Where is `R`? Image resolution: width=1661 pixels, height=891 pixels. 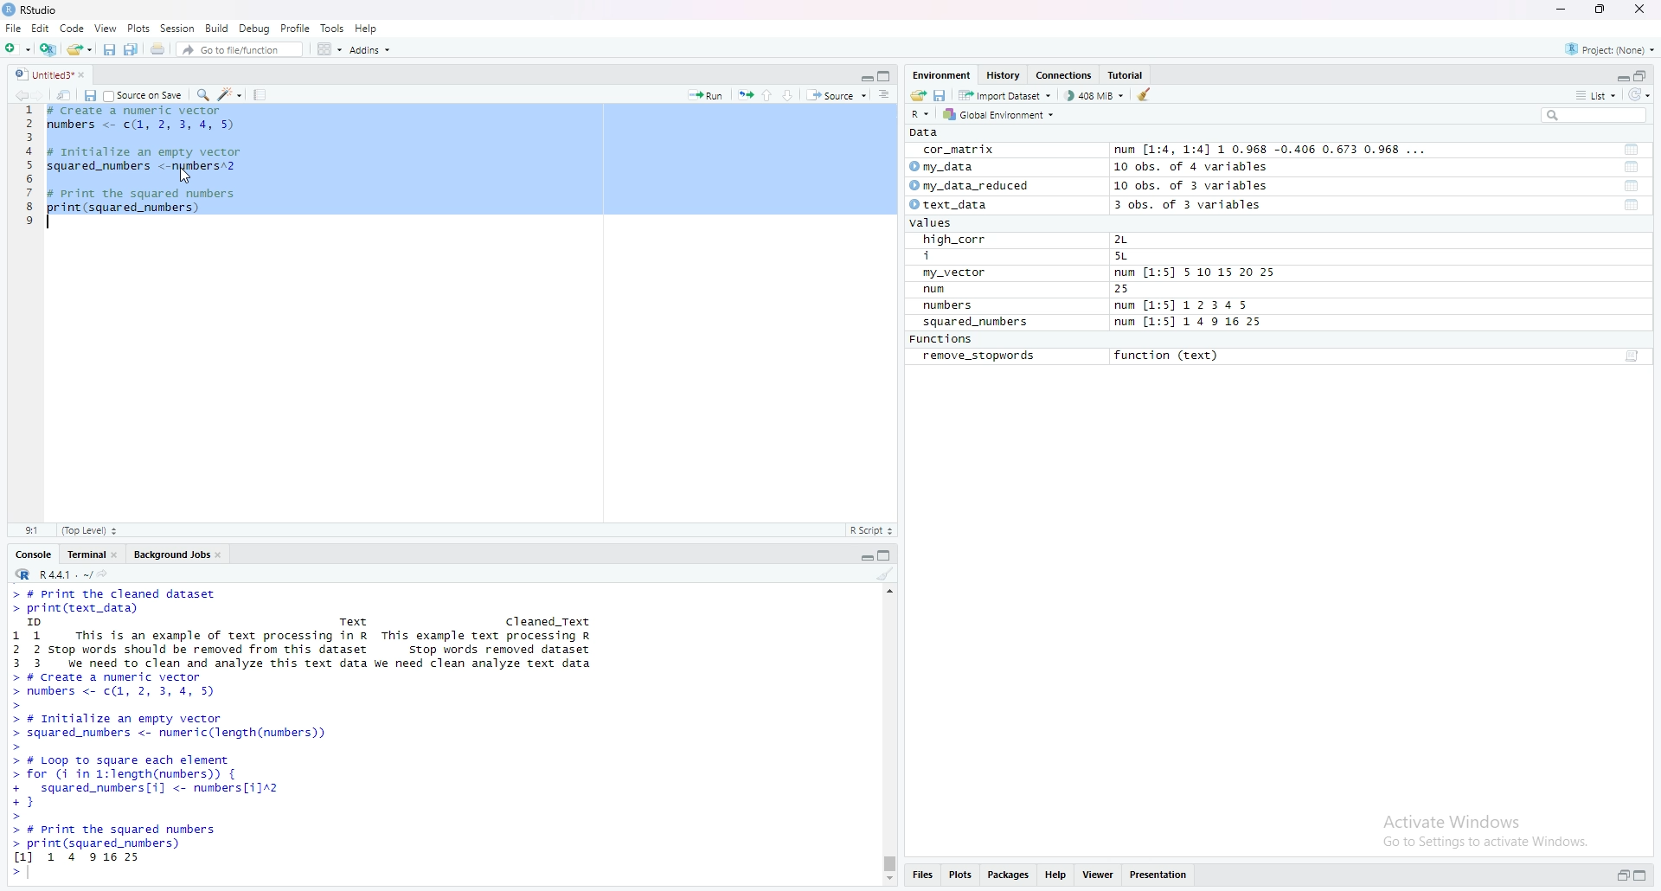
R is located at coordinates (922, 113).